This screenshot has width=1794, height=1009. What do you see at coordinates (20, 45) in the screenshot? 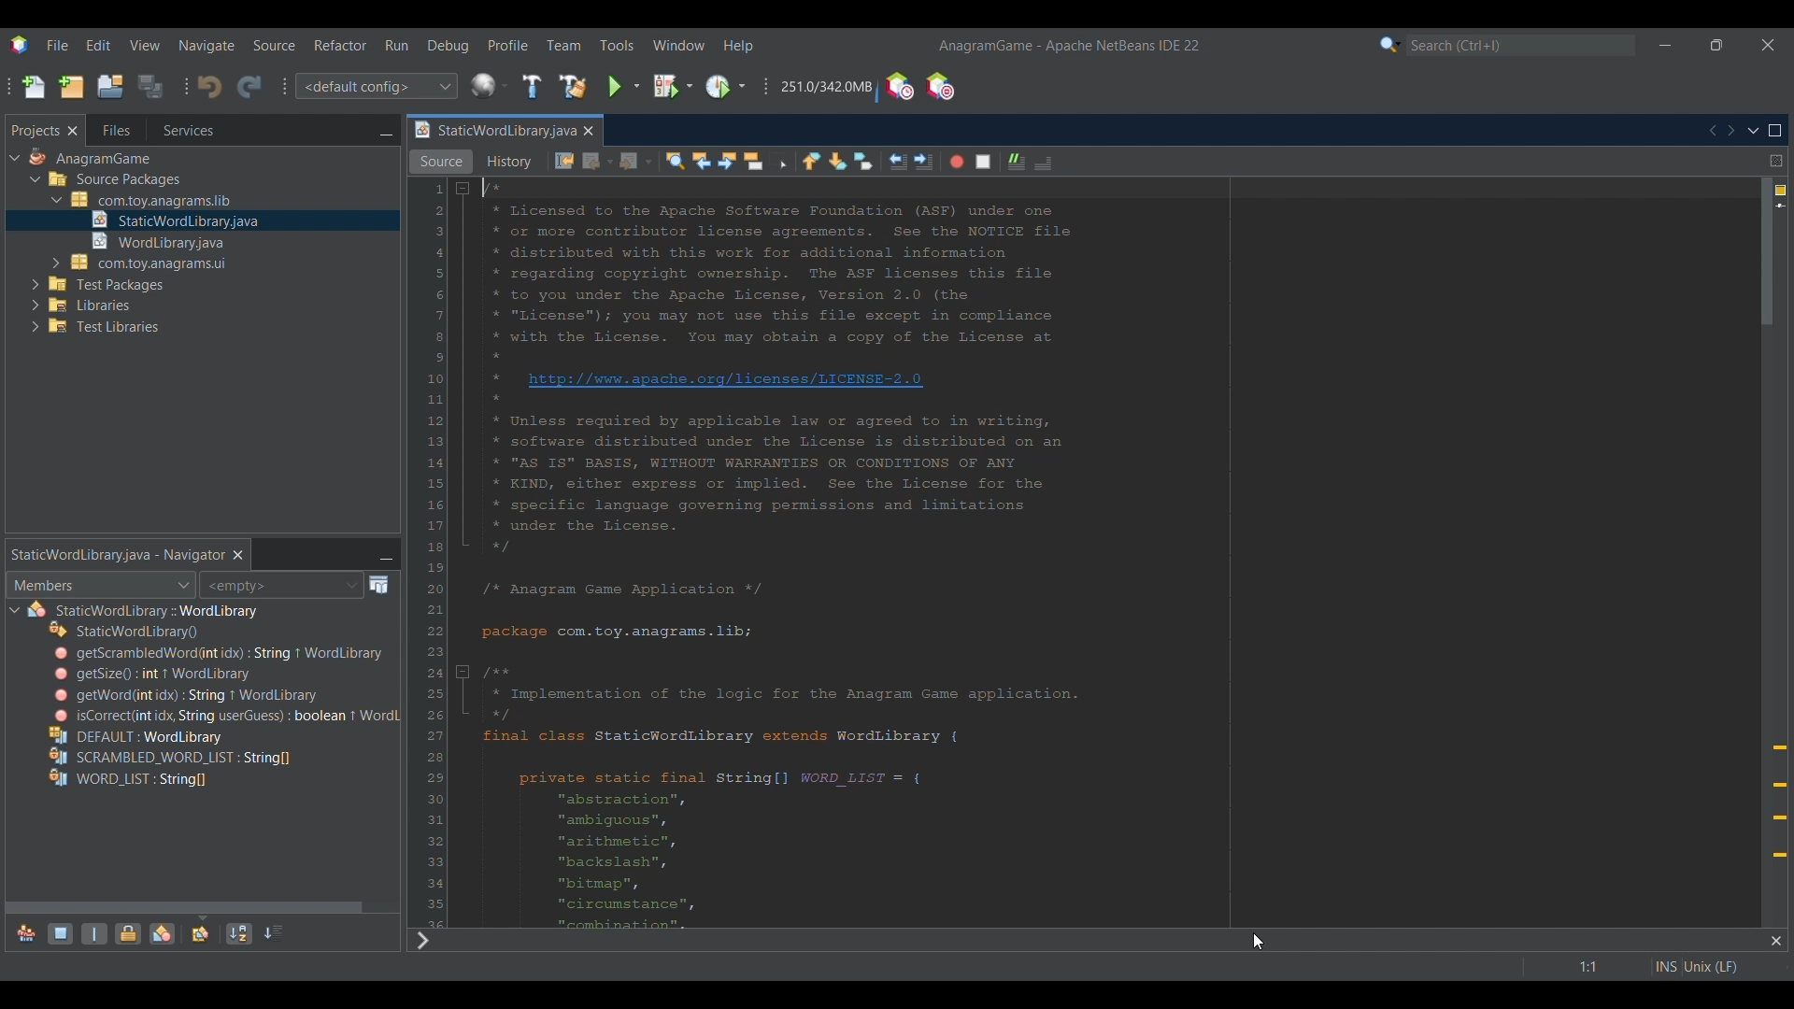
I see `Software logo` at bounding box center [20, 45].